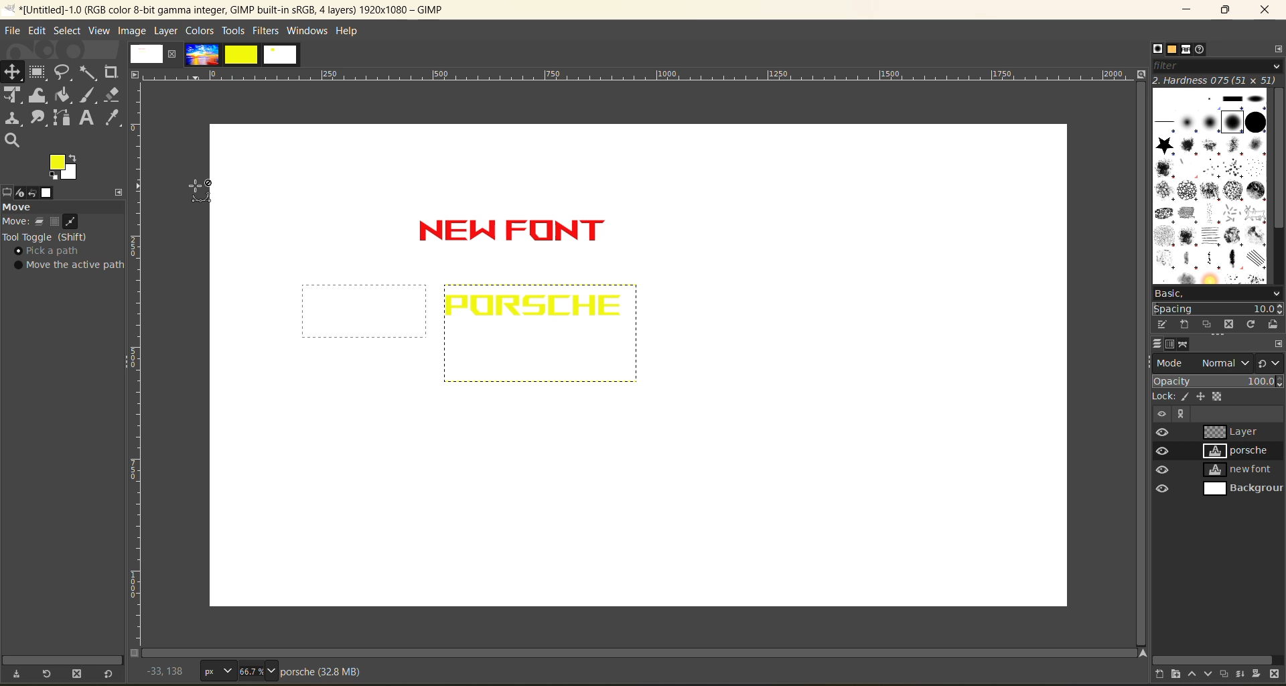 The image size is (1286, 686). What do you see at coordinates (1217, 65) in the screenshot?
I see `filter` at bounding box center [1217, 65].